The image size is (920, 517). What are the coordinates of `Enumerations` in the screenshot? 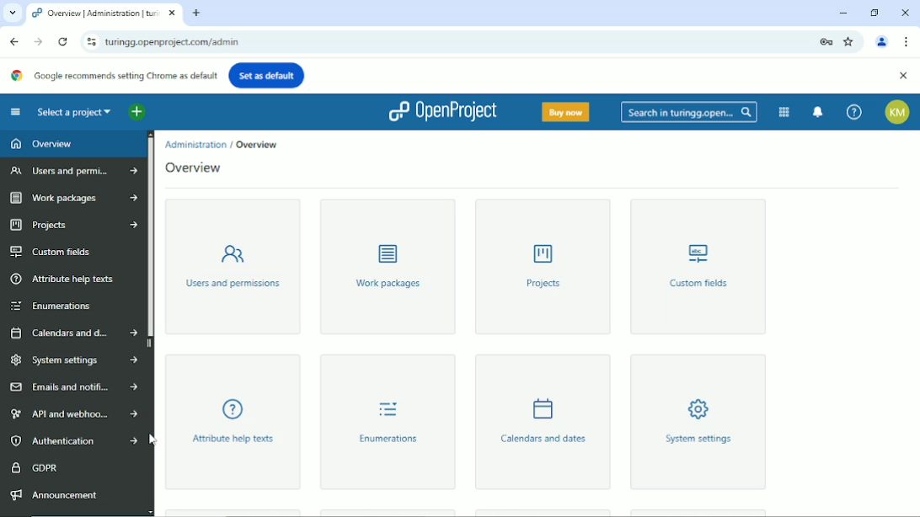 It's located at (53, 306).